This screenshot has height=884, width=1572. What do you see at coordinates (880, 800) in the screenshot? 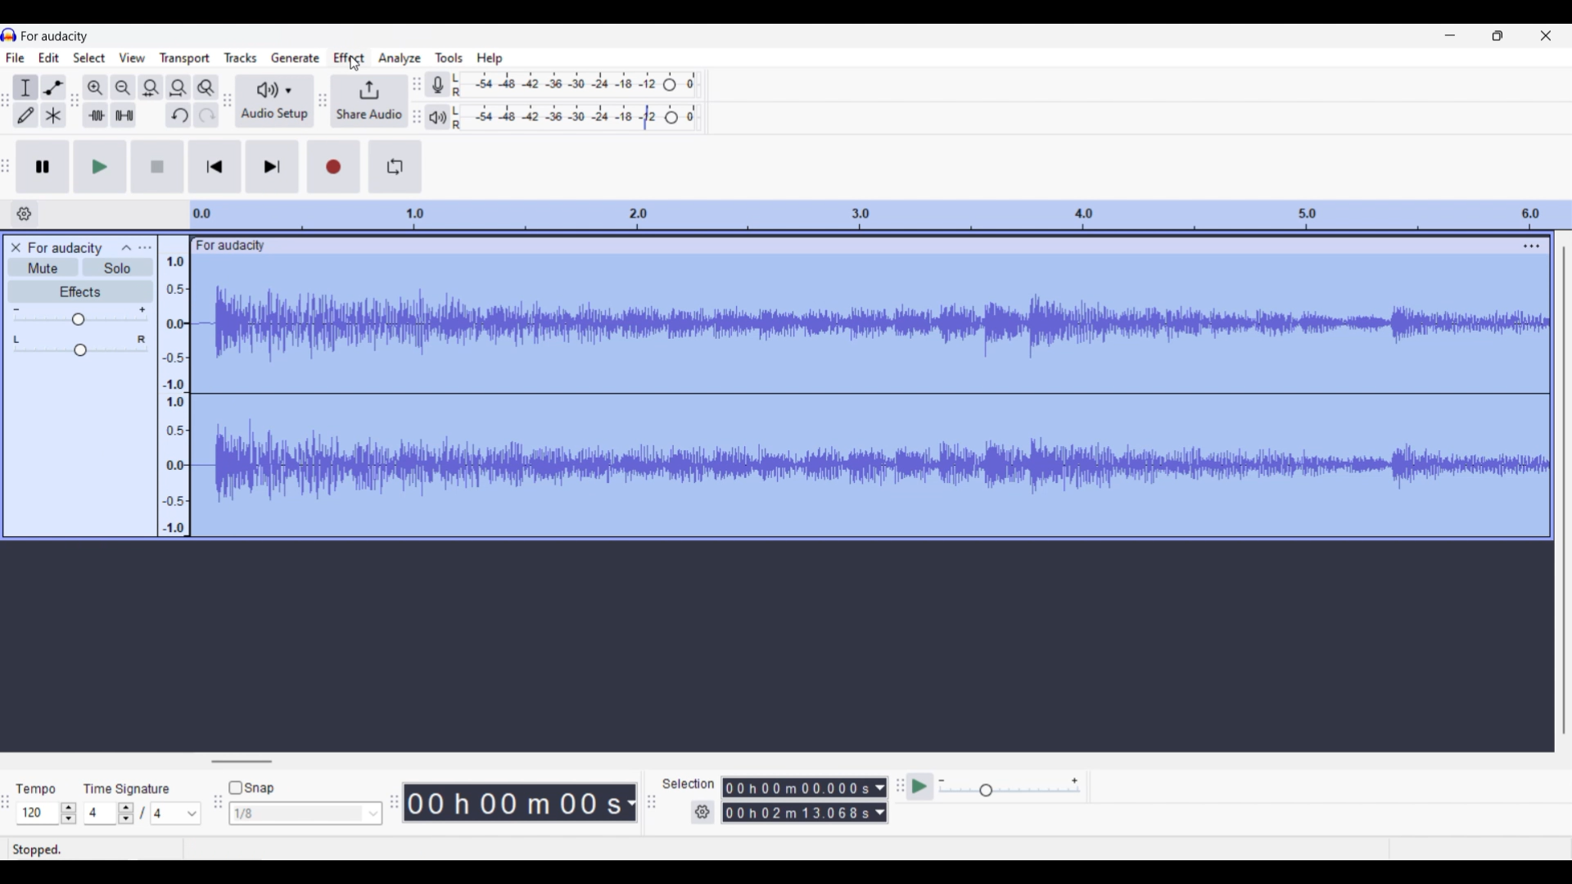
I see `Duration measurement` at bounding box center [880, 800].